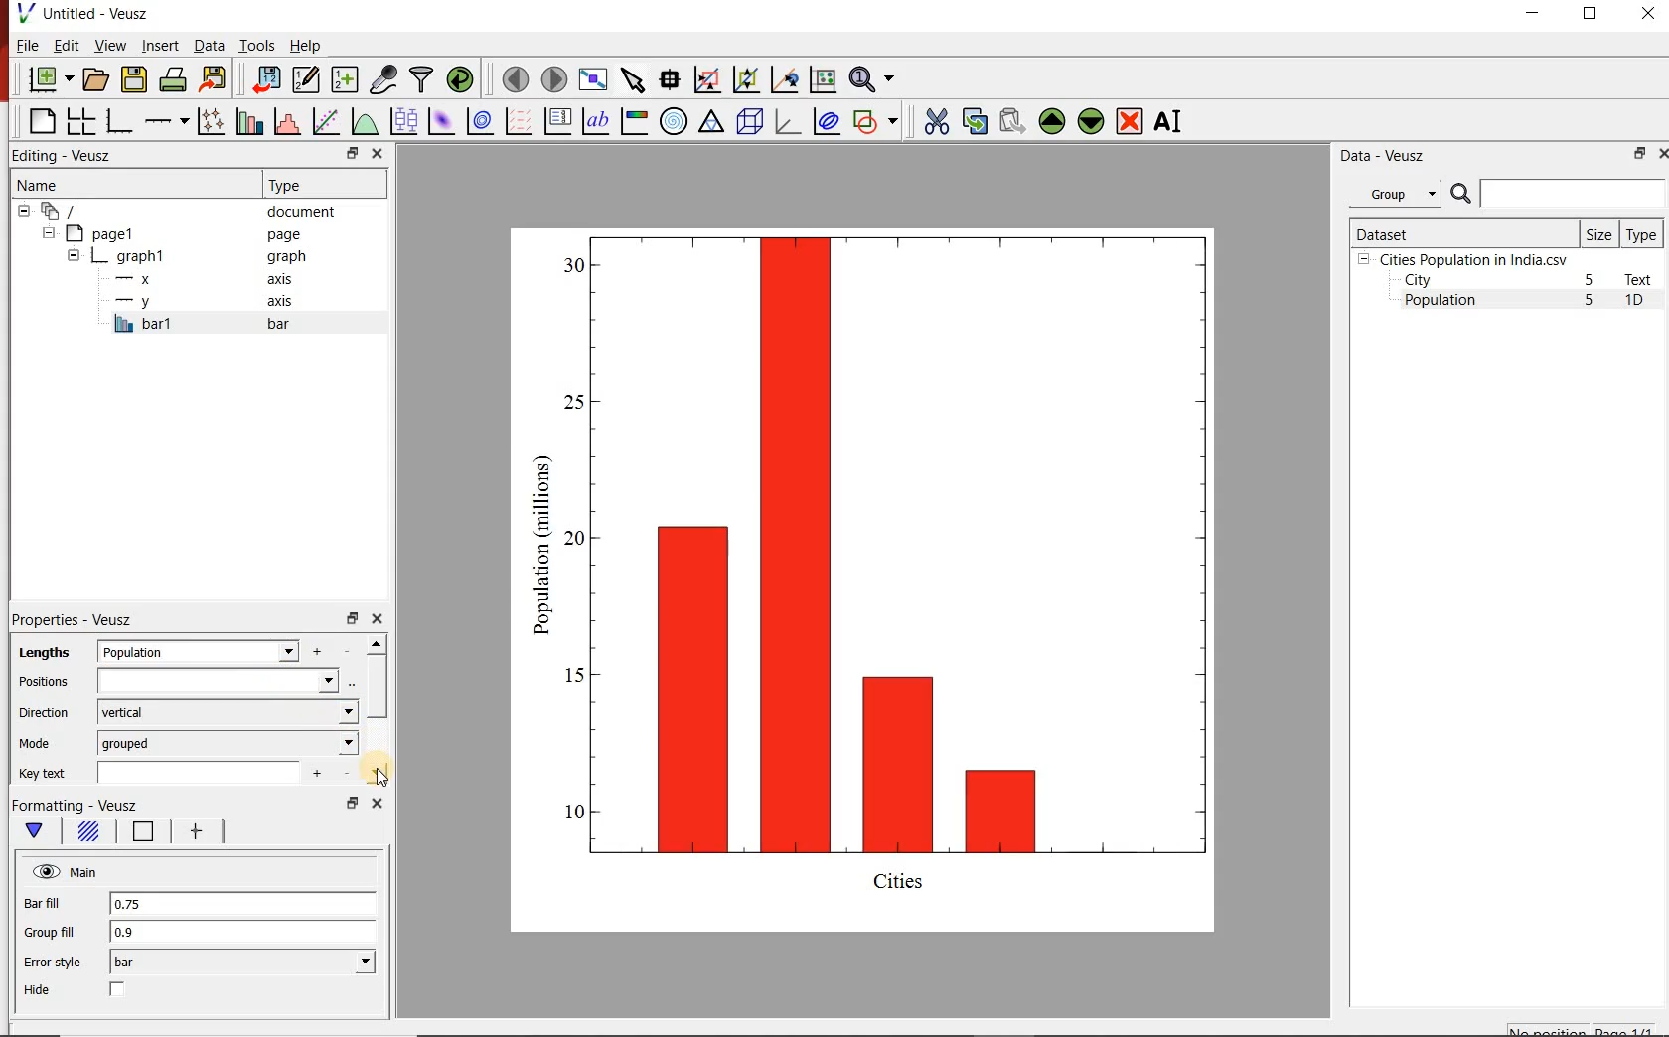 The image size is (1669, 1037). I want to click on blank page, so click(40, 122).